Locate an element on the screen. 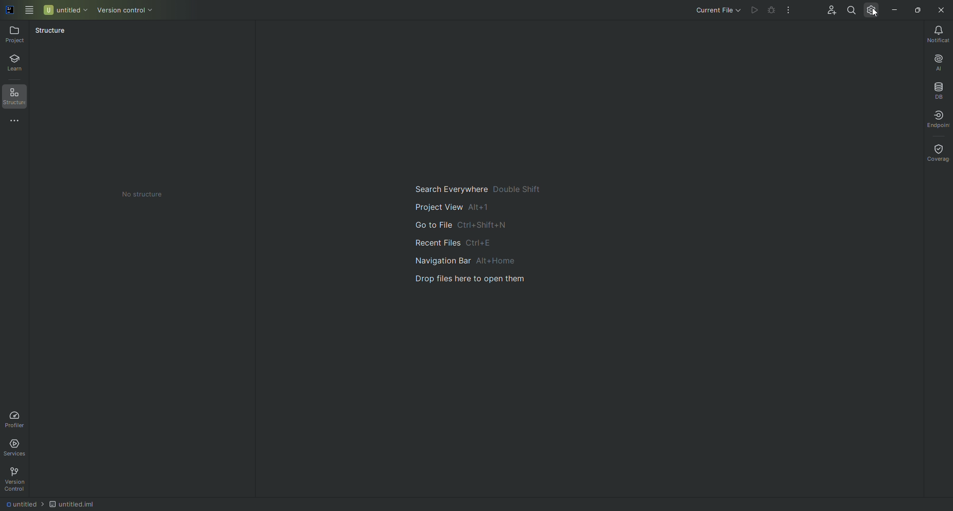 The height and width of the screenshot is (511, 953). Learn is located at coordinates (18, 64).